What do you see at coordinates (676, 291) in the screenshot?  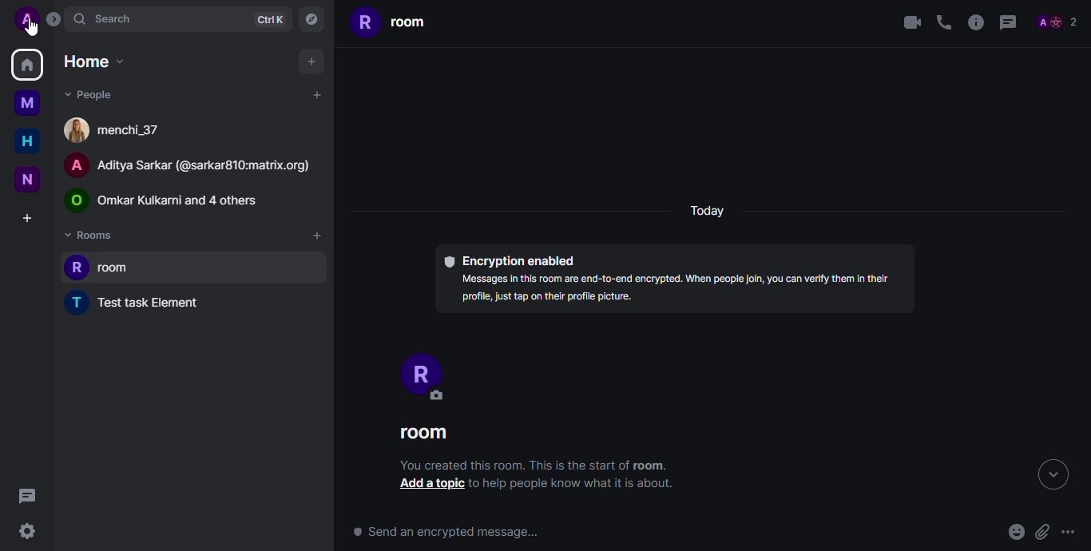 I see `info` at bounding box center [676, 291].